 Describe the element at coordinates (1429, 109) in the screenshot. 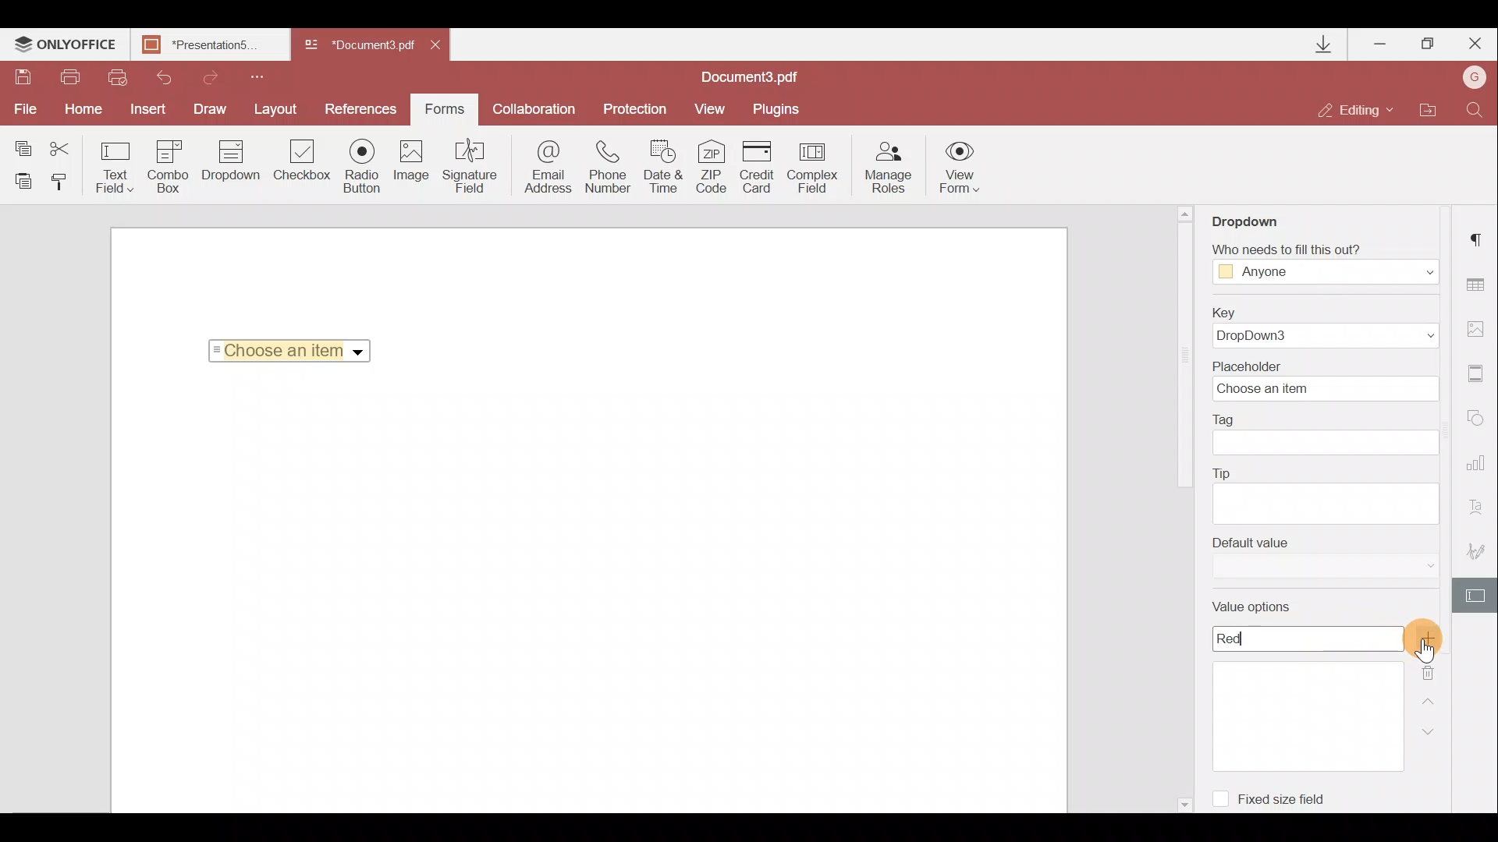

I see `Open file location` at that location.